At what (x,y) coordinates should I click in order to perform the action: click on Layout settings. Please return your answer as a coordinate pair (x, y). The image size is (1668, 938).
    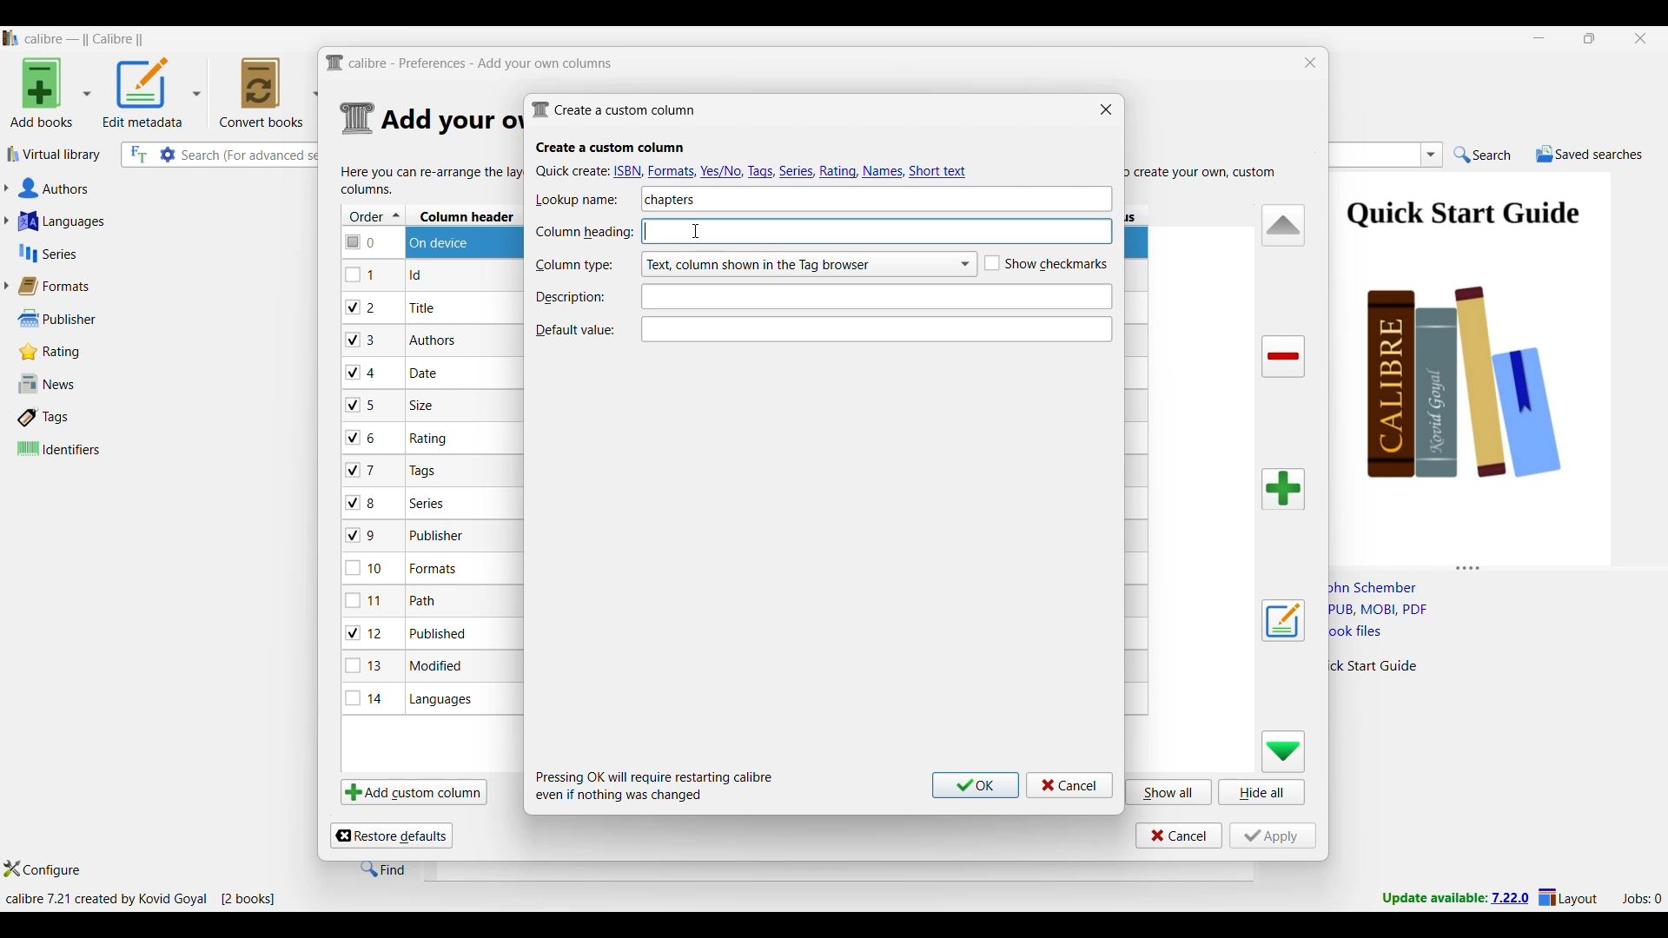
    Looking at the image, I should click on (1568, 896).